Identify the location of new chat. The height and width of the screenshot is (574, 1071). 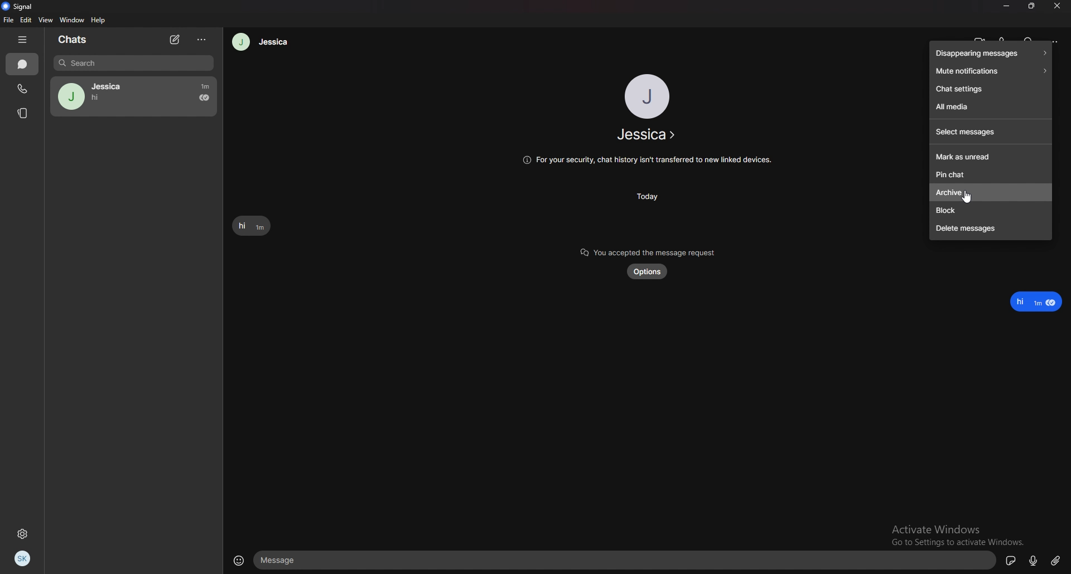
(176, 40).